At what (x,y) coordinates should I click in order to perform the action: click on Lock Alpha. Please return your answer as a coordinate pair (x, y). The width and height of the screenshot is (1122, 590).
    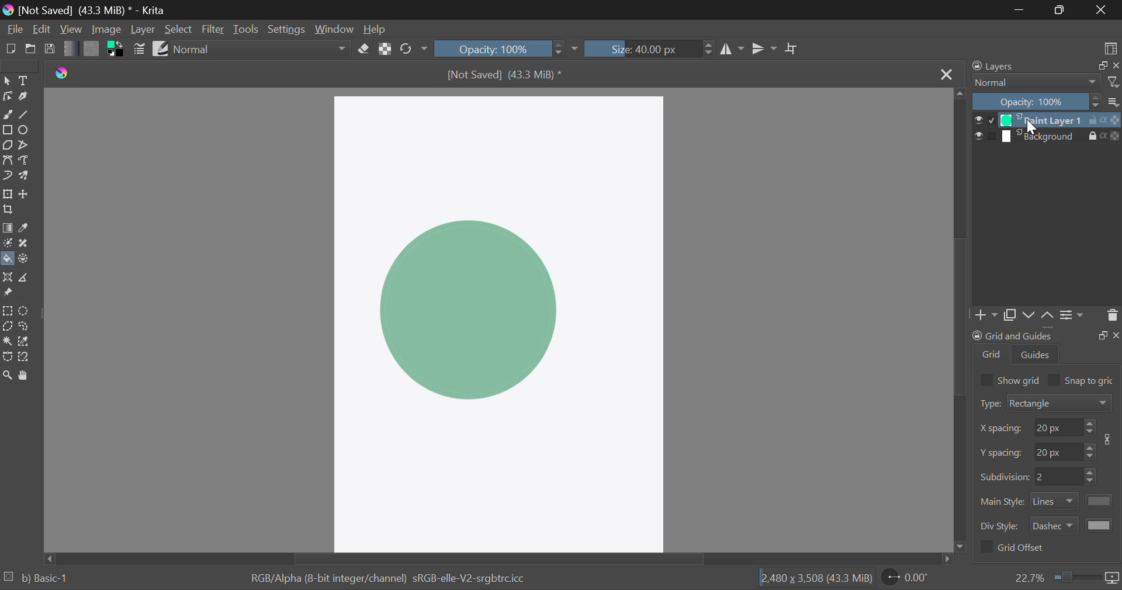
    Looking at the image, I should click on (386, 50).